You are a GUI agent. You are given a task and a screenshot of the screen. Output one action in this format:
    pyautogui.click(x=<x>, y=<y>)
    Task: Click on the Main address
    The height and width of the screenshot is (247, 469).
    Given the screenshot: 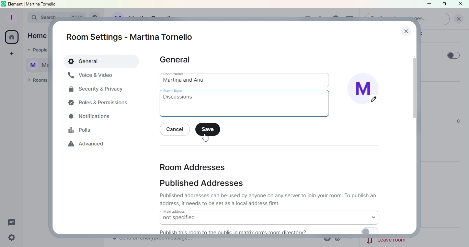 What is the action you would take?
    pyautogui.click(x=268, y=217)
    